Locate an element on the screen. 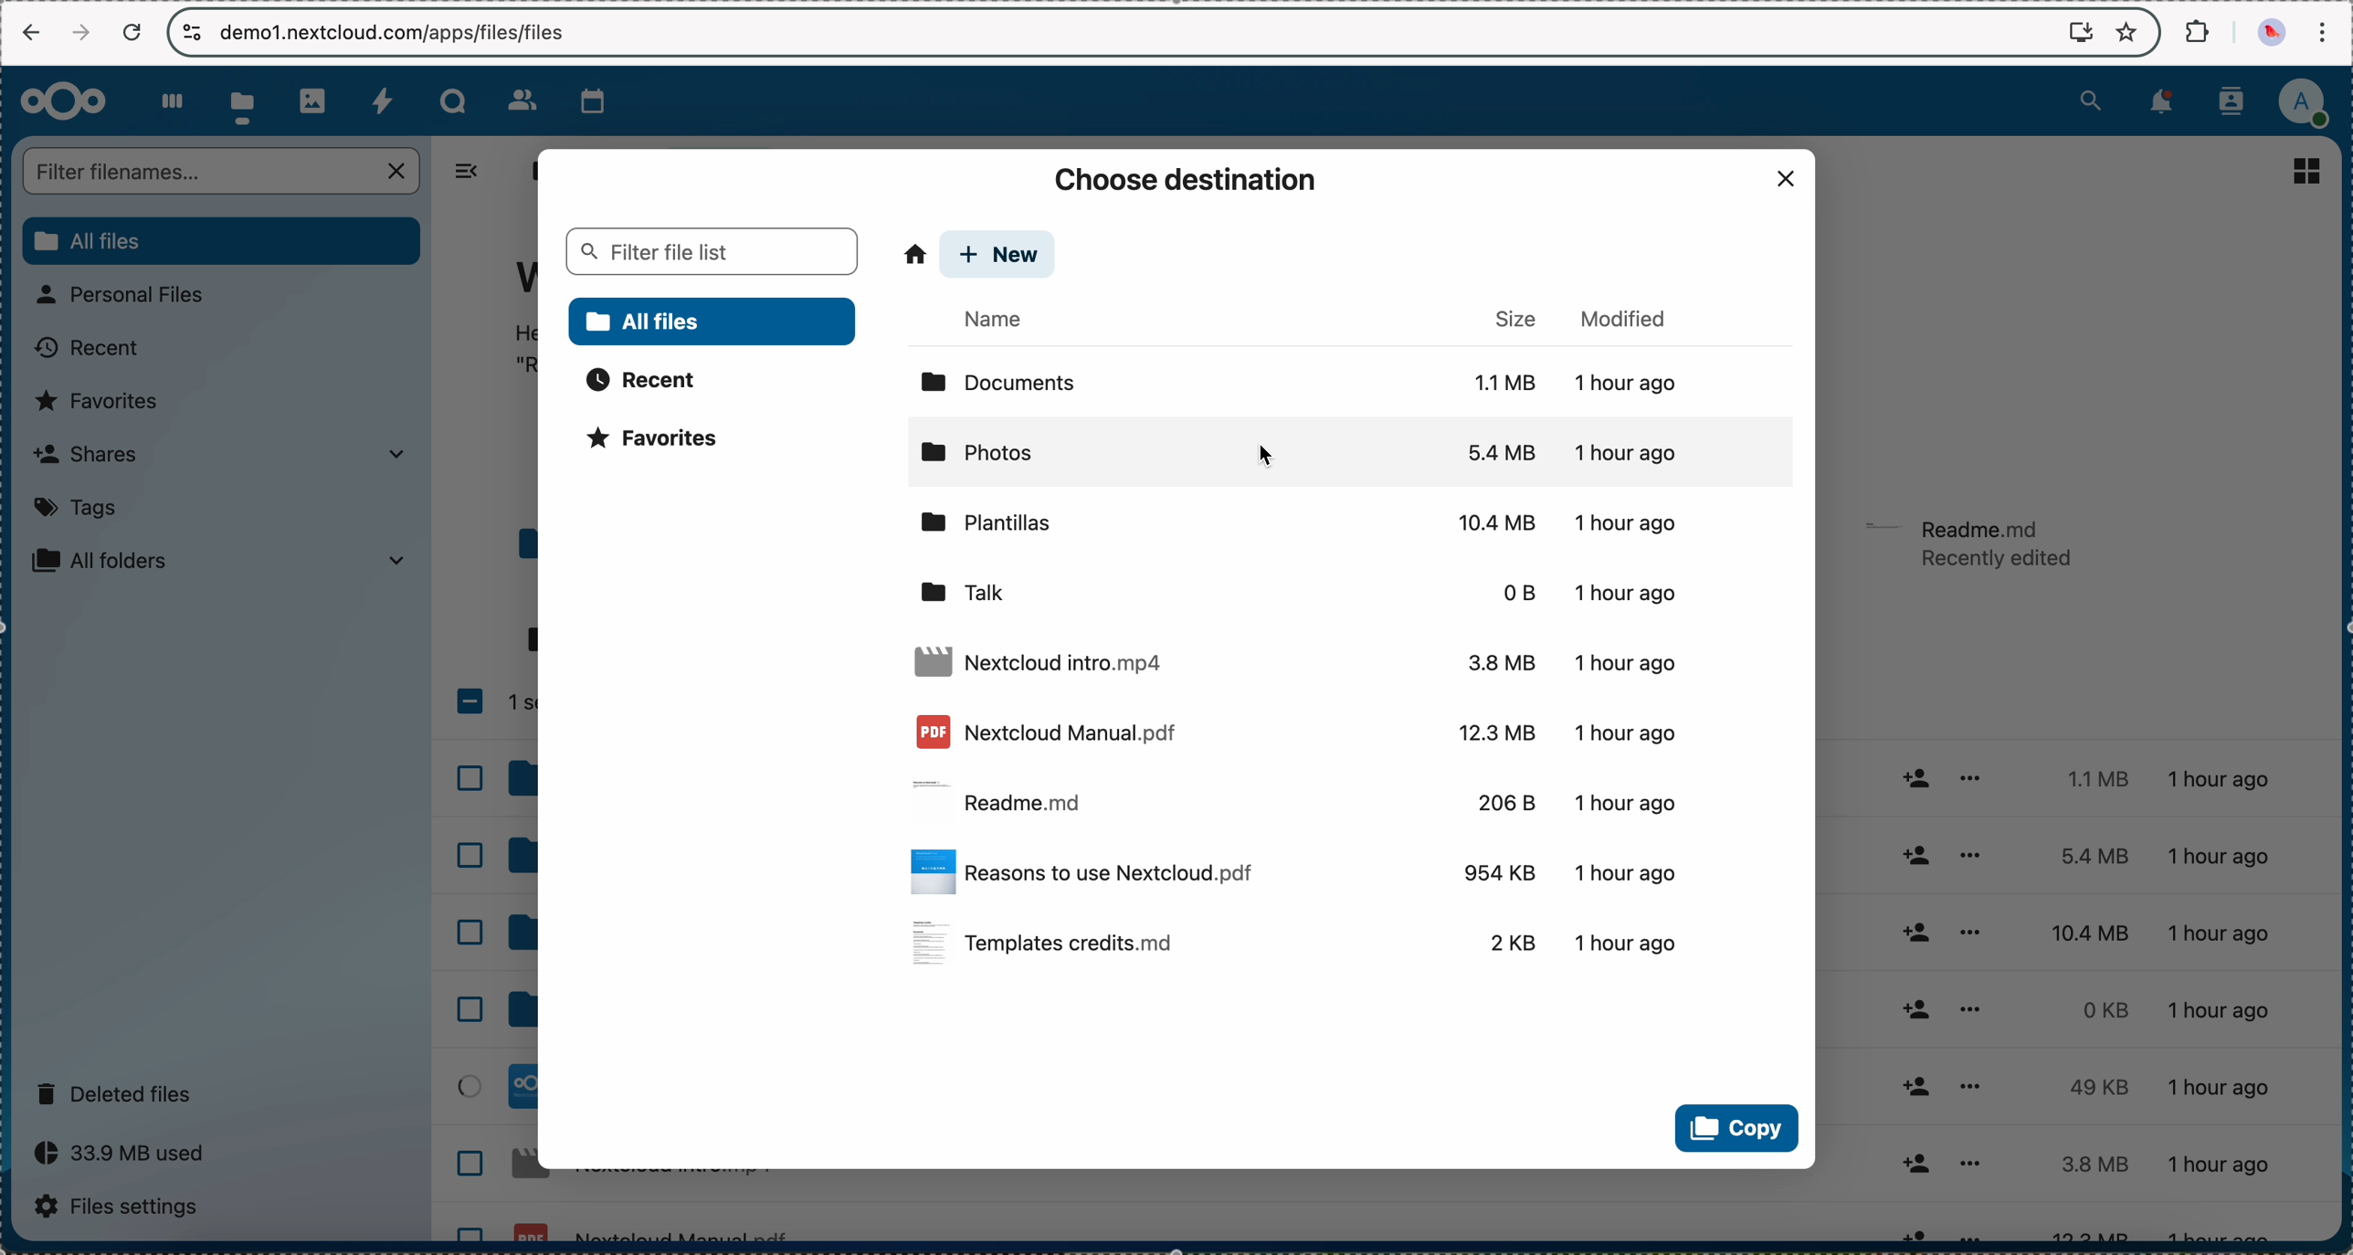 This screenshot has height=1255, width=2353. calendar is located at coordinates (586, 100).